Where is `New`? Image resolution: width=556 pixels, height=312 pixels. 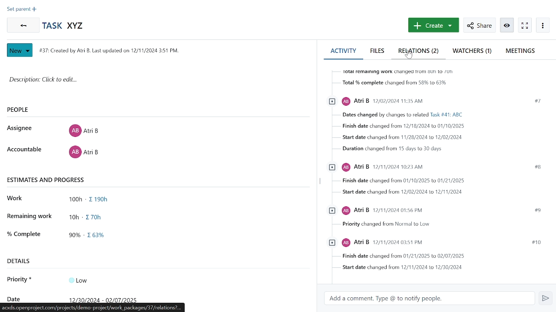 New is located at coordinates (21, 50).